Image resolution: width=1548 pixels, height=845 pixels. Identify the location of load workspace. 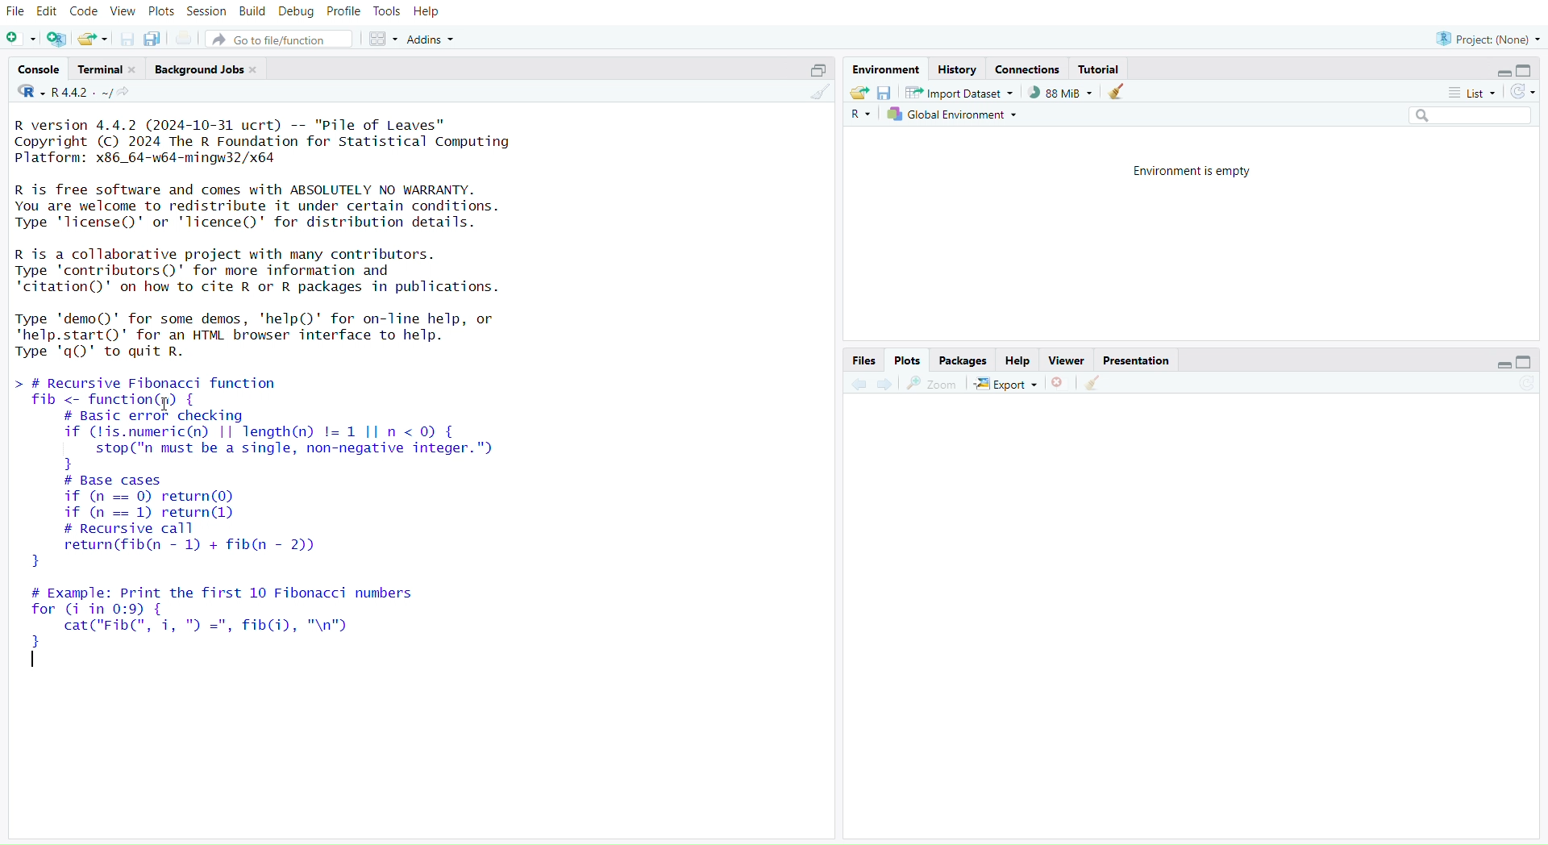
(858, 92).